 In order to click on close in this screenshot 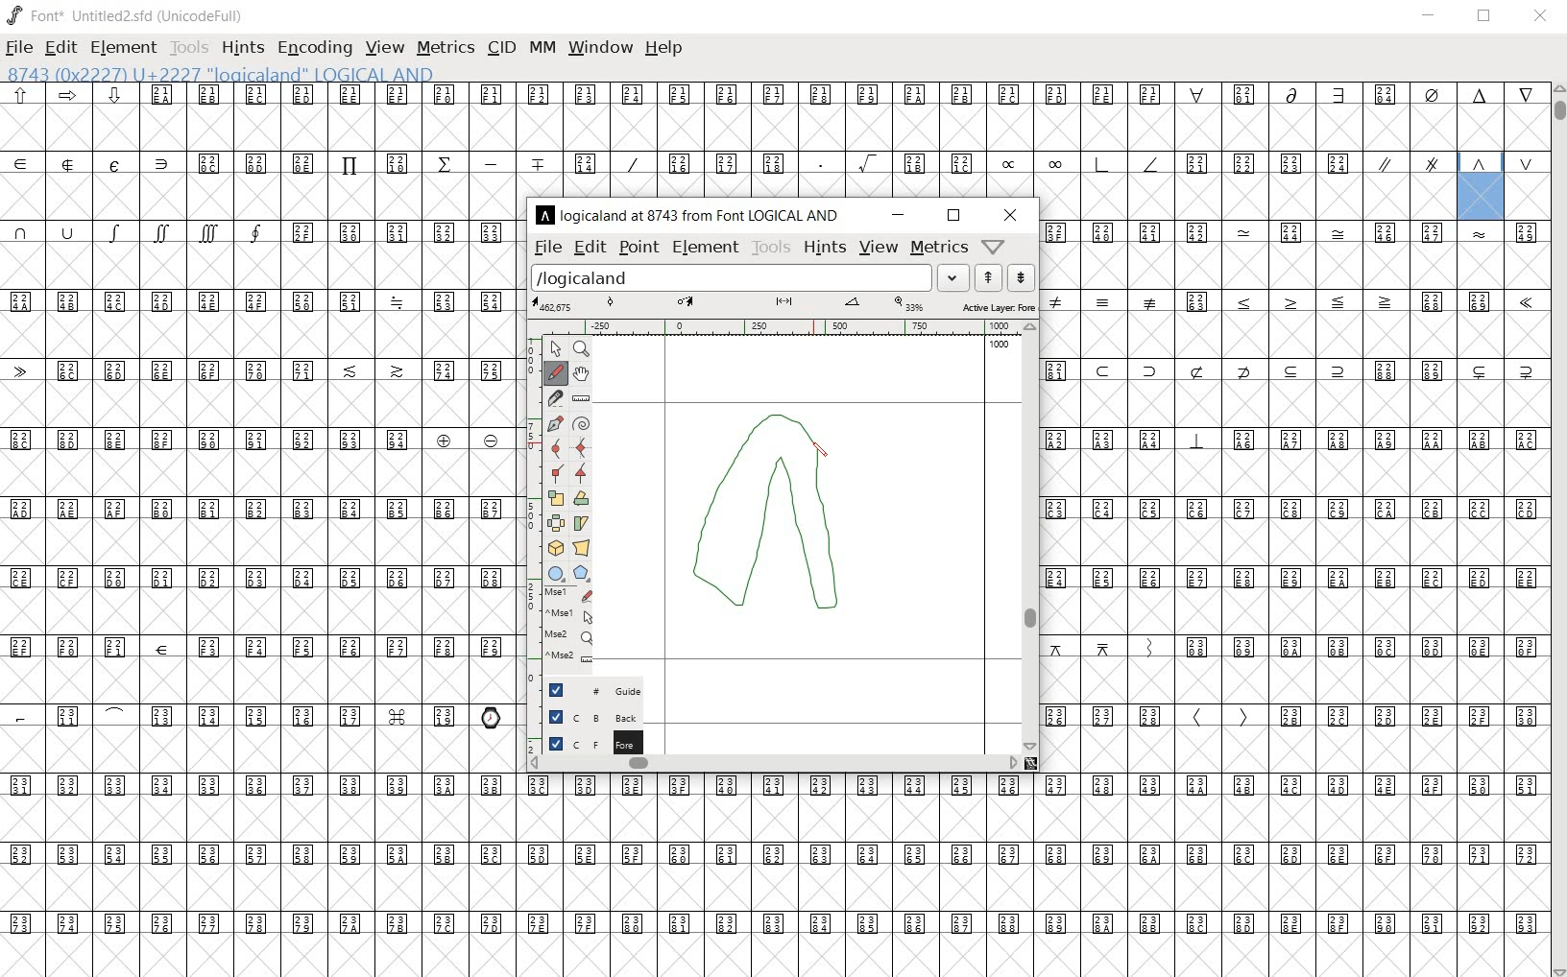, I will do `click(1010, 215)`.